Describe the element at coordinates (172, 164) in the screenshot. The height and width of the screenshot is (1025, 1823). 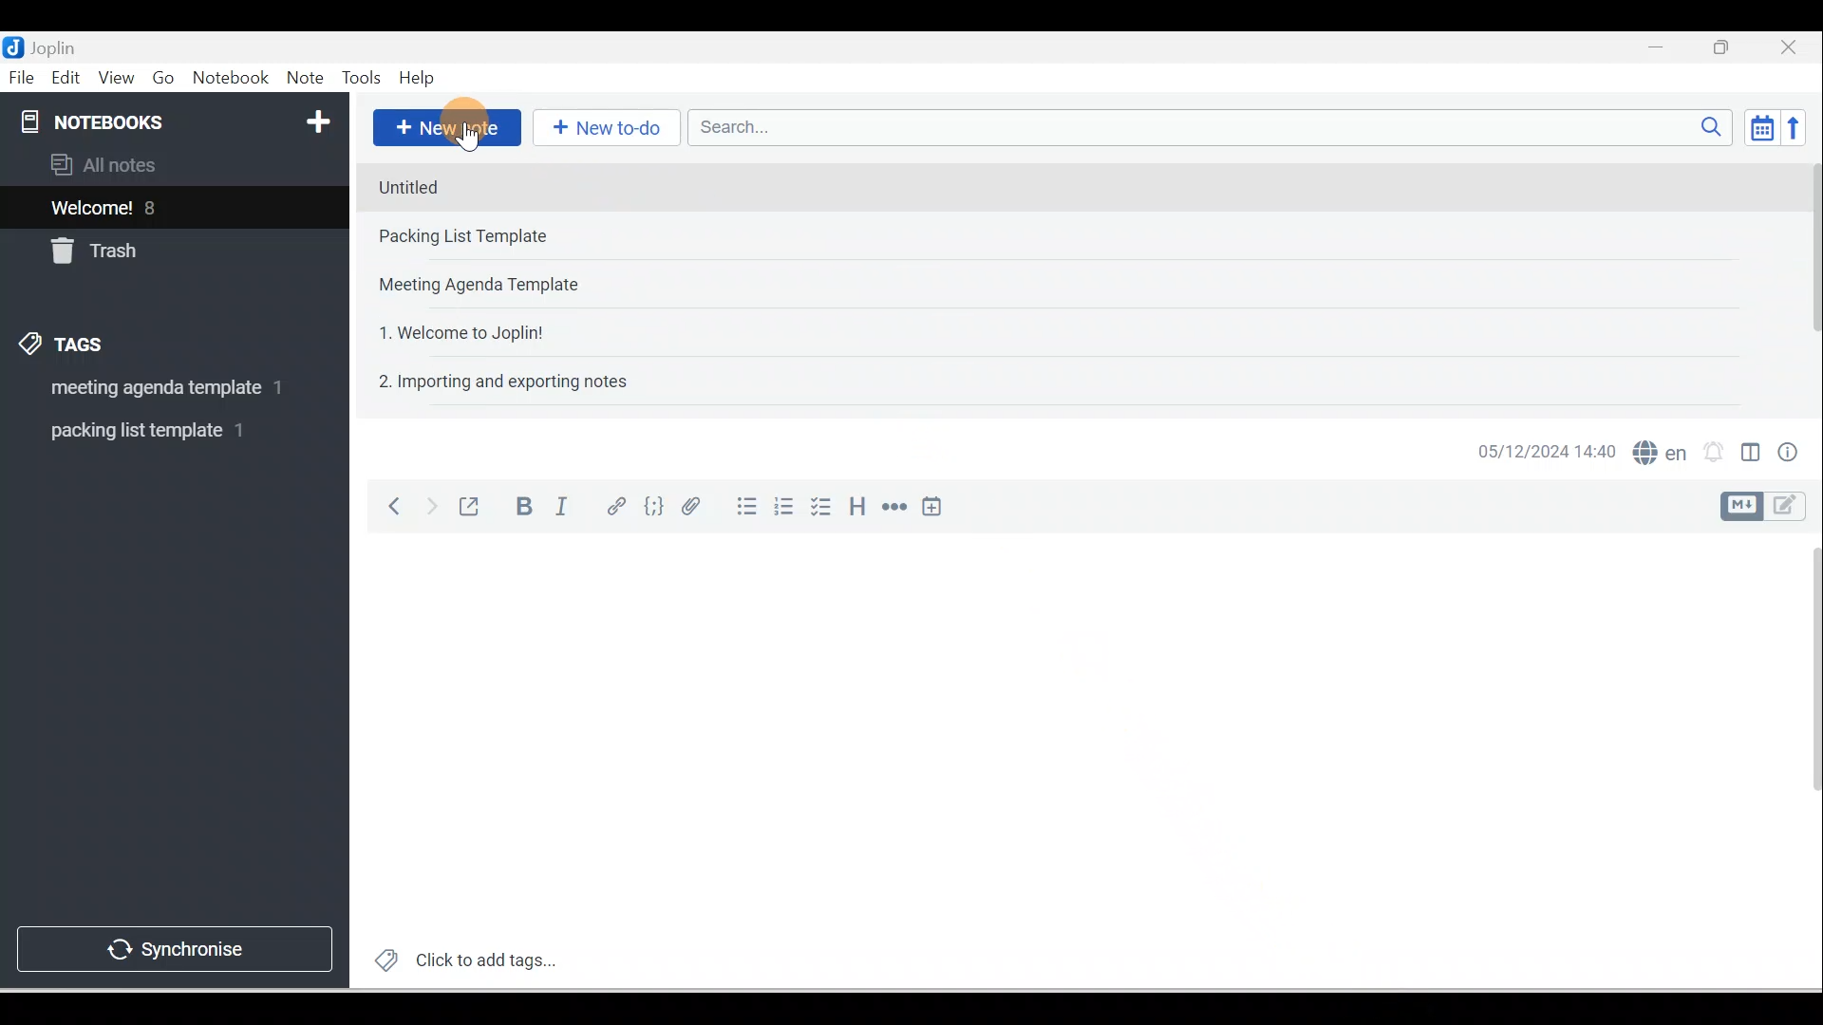
I see `All notes` at that location.